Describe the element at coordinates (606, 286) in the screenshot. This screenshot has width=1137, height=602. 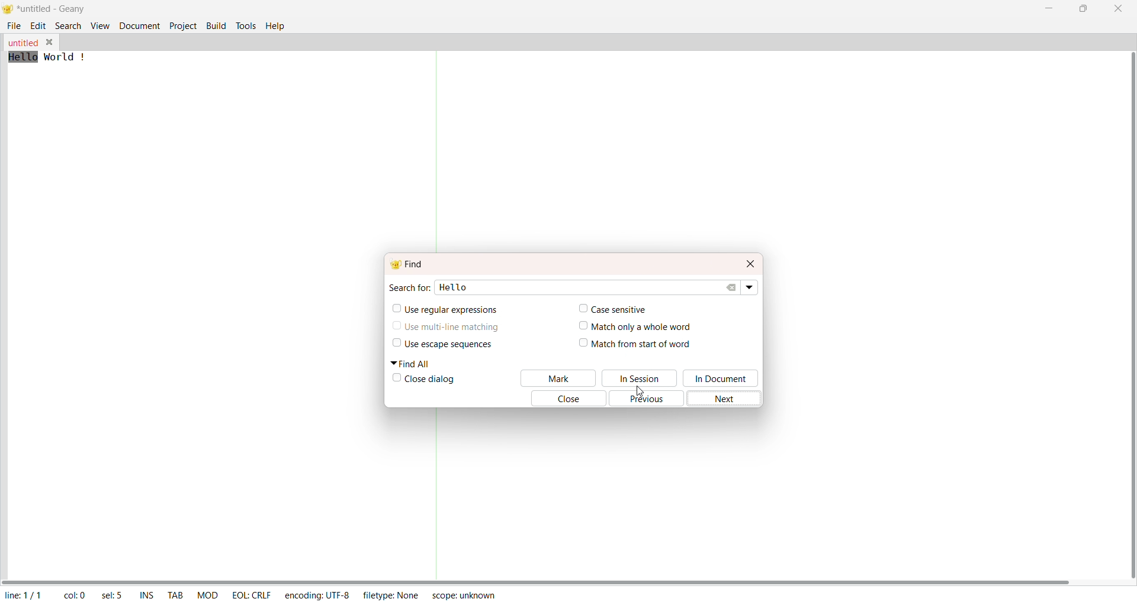
I see `Search bar` at that location.